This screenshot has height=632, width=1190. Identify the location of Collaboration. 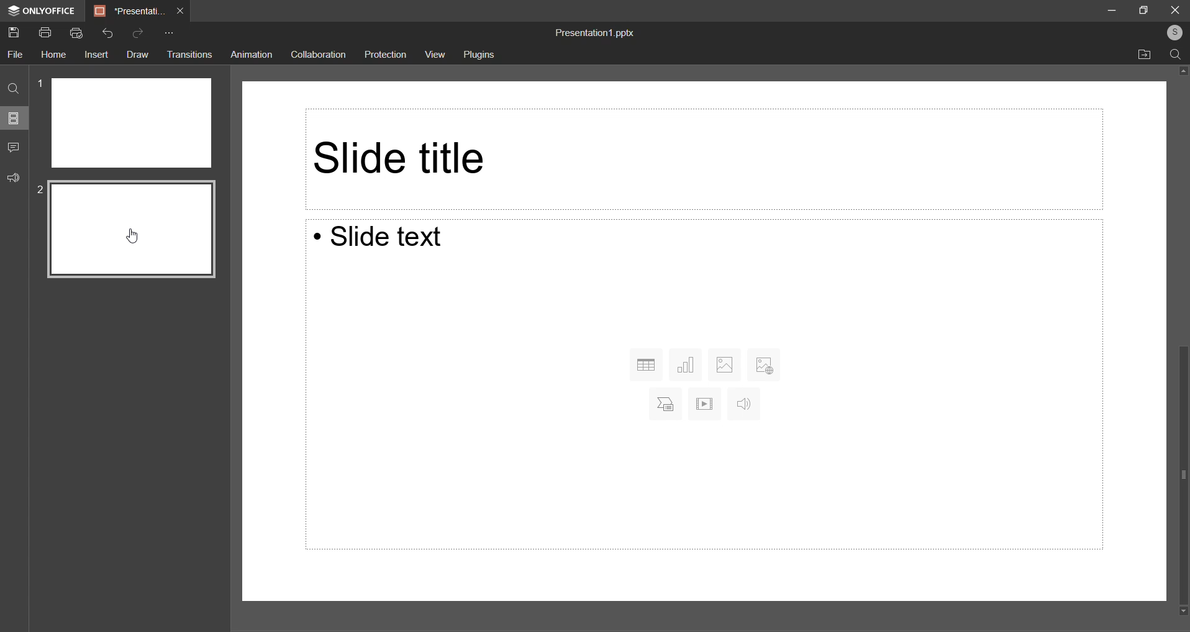
(321, 55).